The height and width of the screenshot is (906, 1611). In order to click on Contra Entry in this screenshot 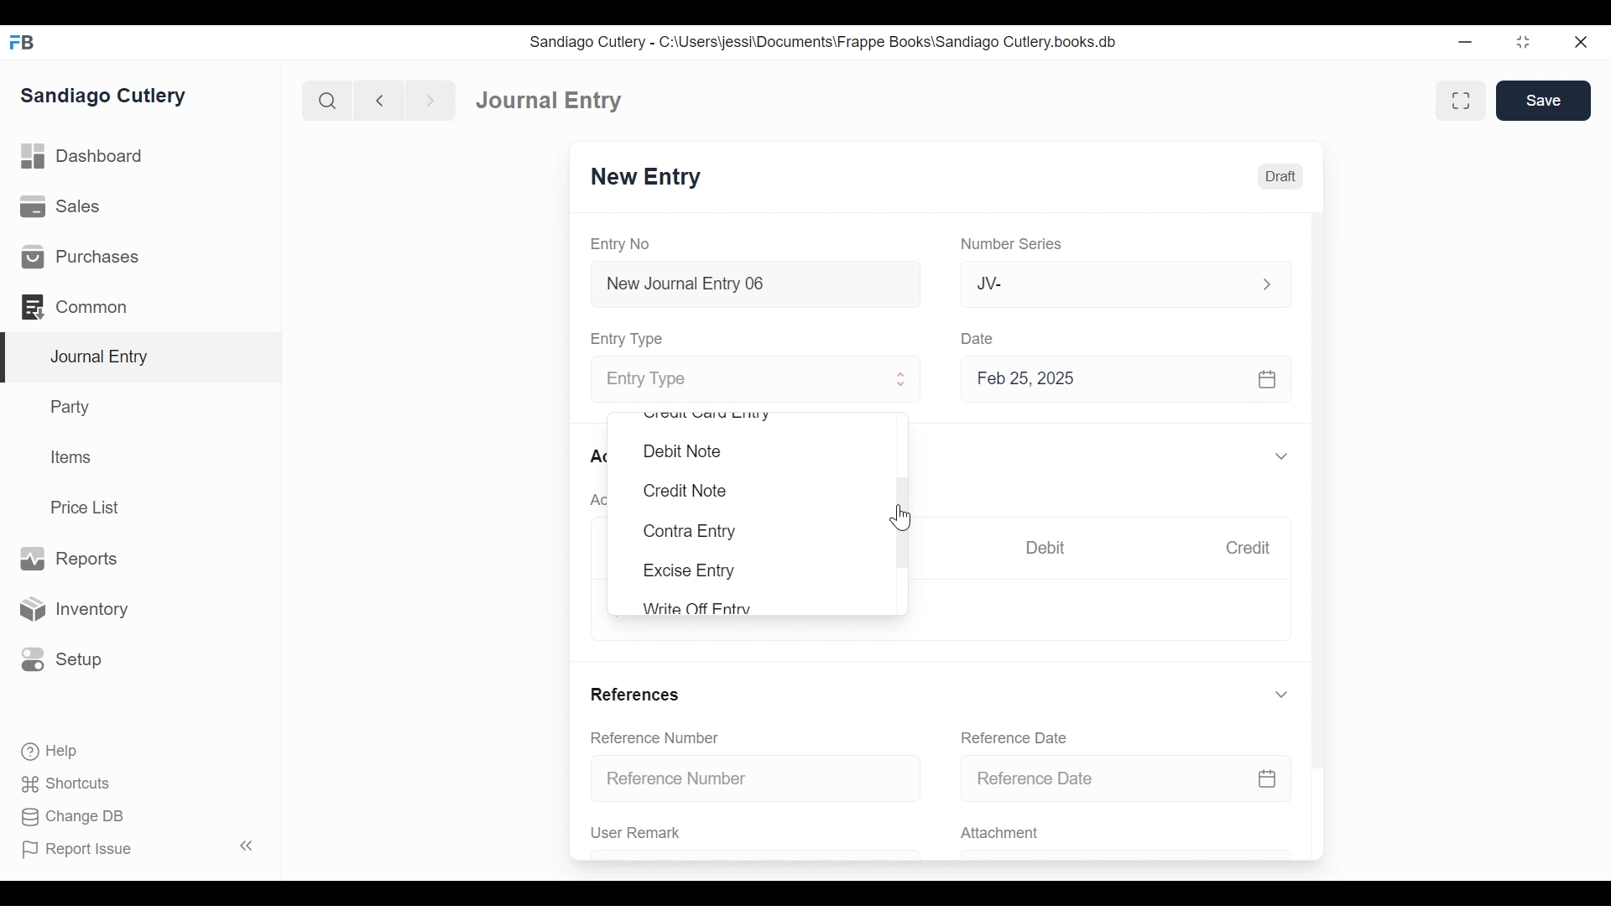, I will do `click(688, 532)`.